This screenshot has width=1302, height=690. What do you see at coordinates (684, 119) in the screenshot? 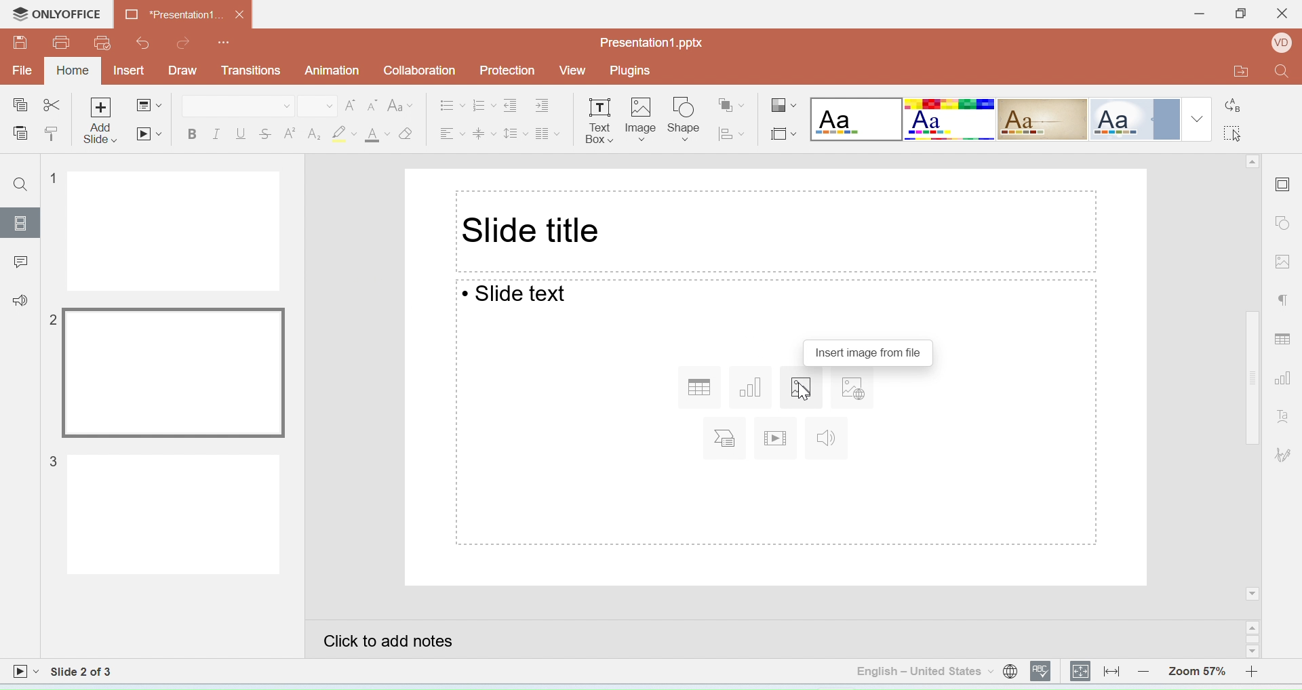
I see `Insert shape` at bounding box center [684, 119].